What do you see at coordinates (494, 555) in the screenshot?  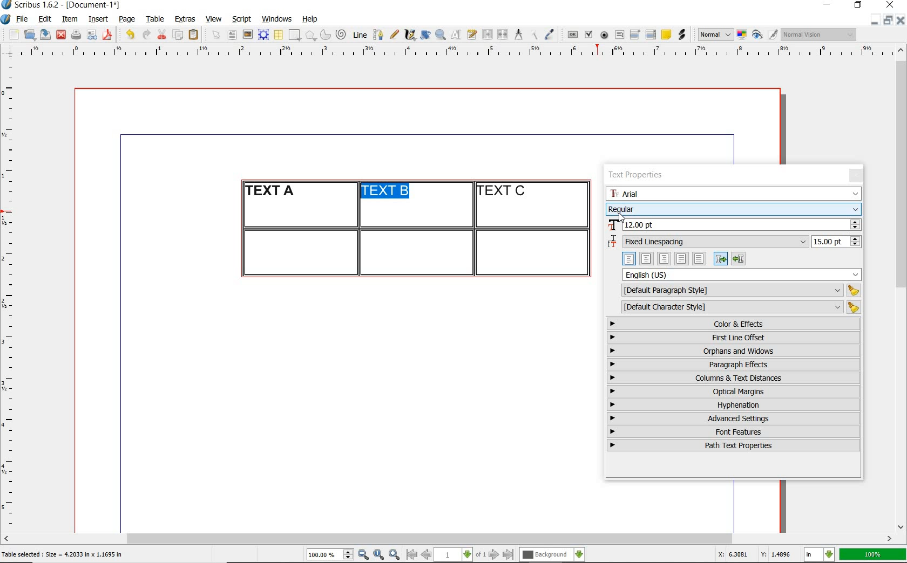 I see `go to next page` at bounding box center [494, 555].